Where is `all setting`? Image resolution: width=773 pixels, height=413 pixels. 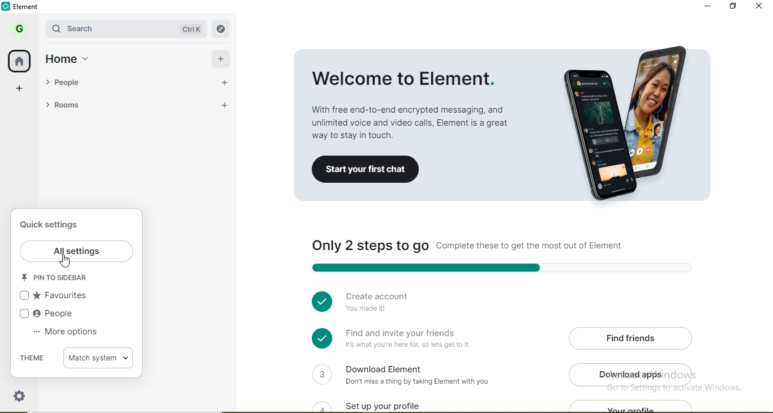
all setting is located at coordinates (77, 252).